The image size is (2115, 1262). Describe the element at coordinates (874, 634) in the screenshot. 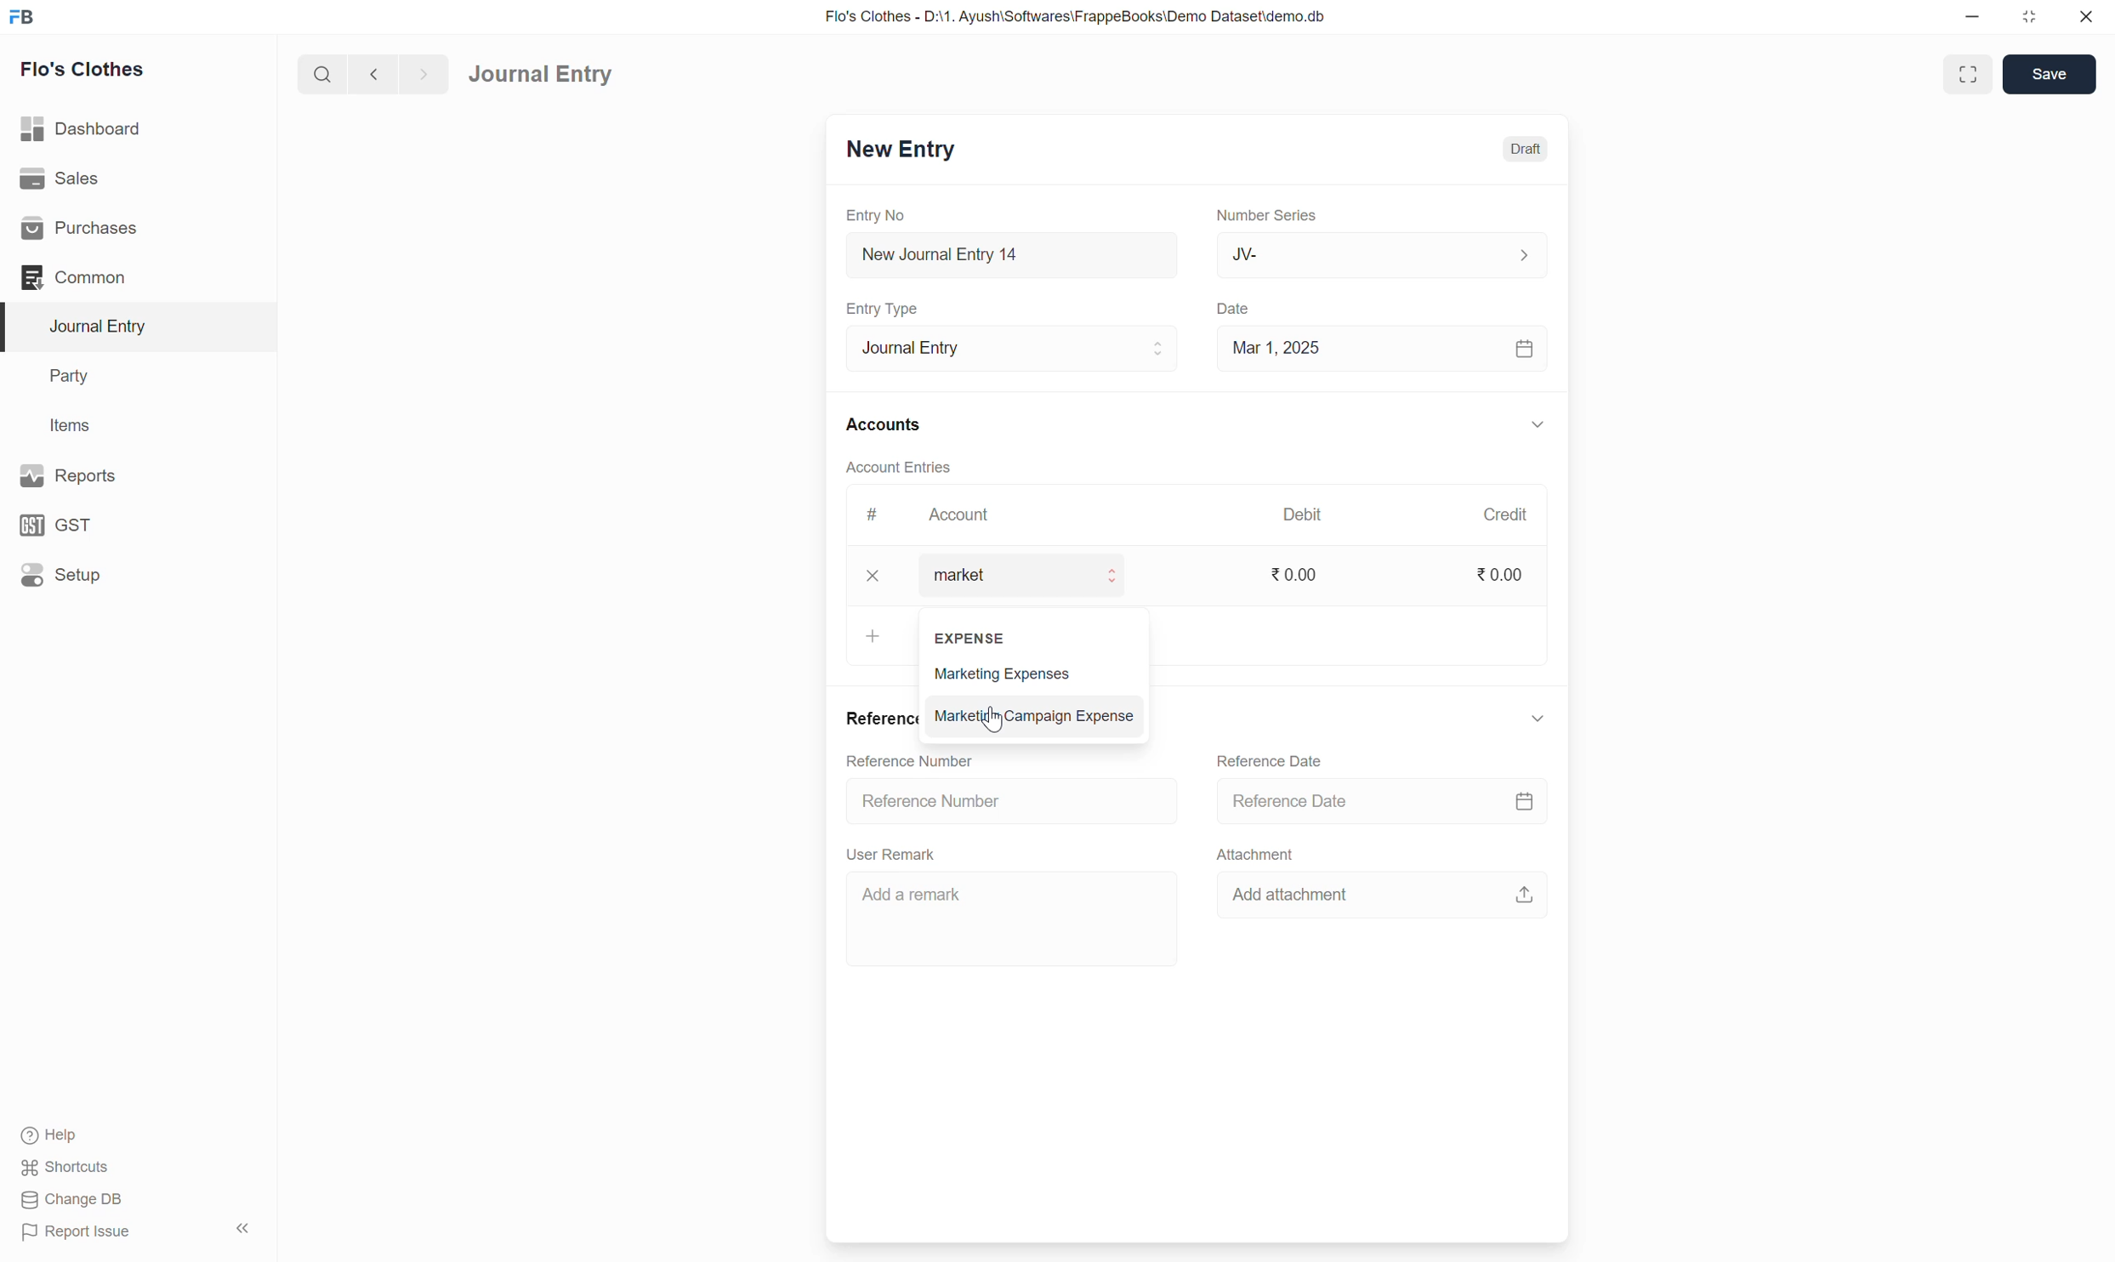

I see `+` at that location.